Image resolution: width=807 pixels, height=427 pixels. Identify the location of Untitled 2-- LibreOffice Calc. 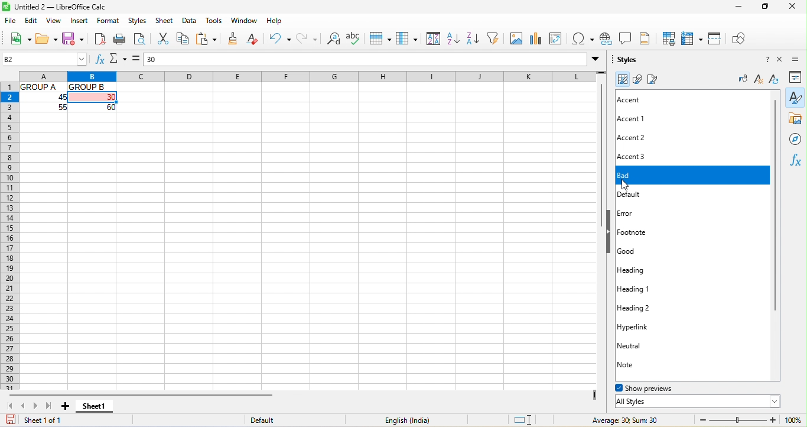
(74, 7).